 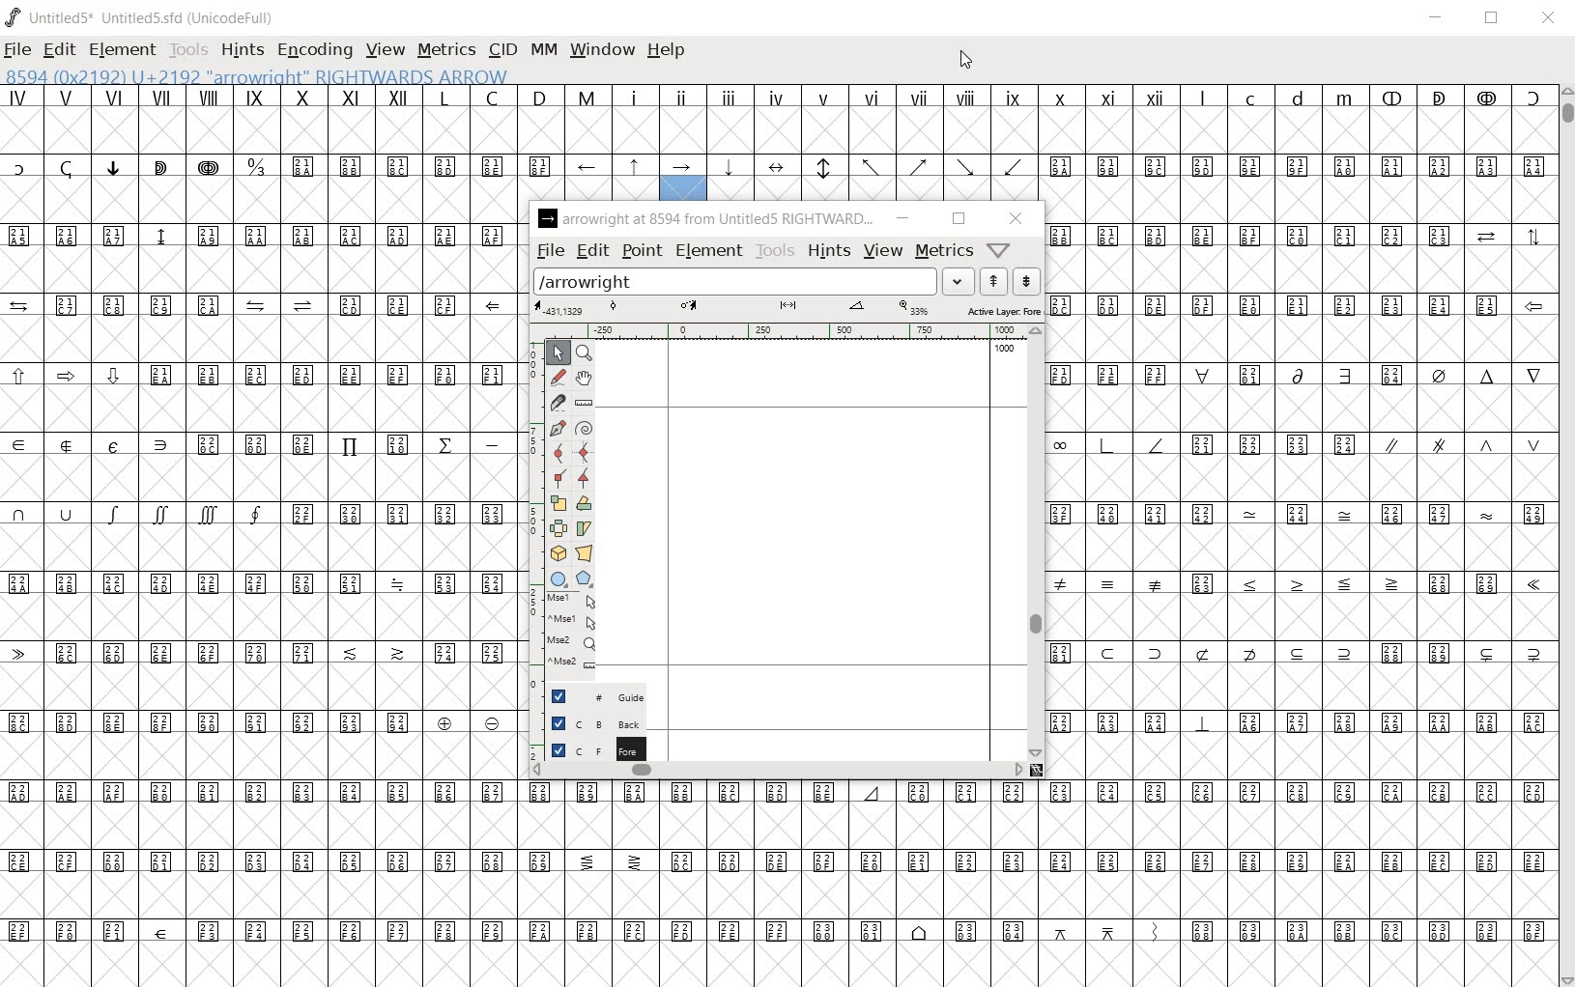 I want to click on CURSOR, so click(x=966, y=62).